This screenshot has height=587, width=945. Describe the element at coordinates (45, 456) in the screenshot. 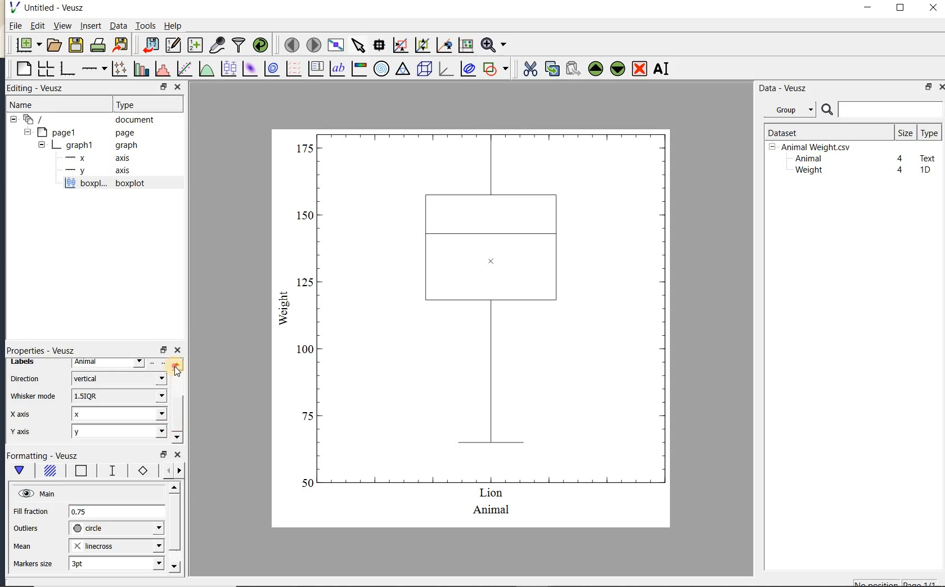

I see `Formatting - Veusz` at that location.